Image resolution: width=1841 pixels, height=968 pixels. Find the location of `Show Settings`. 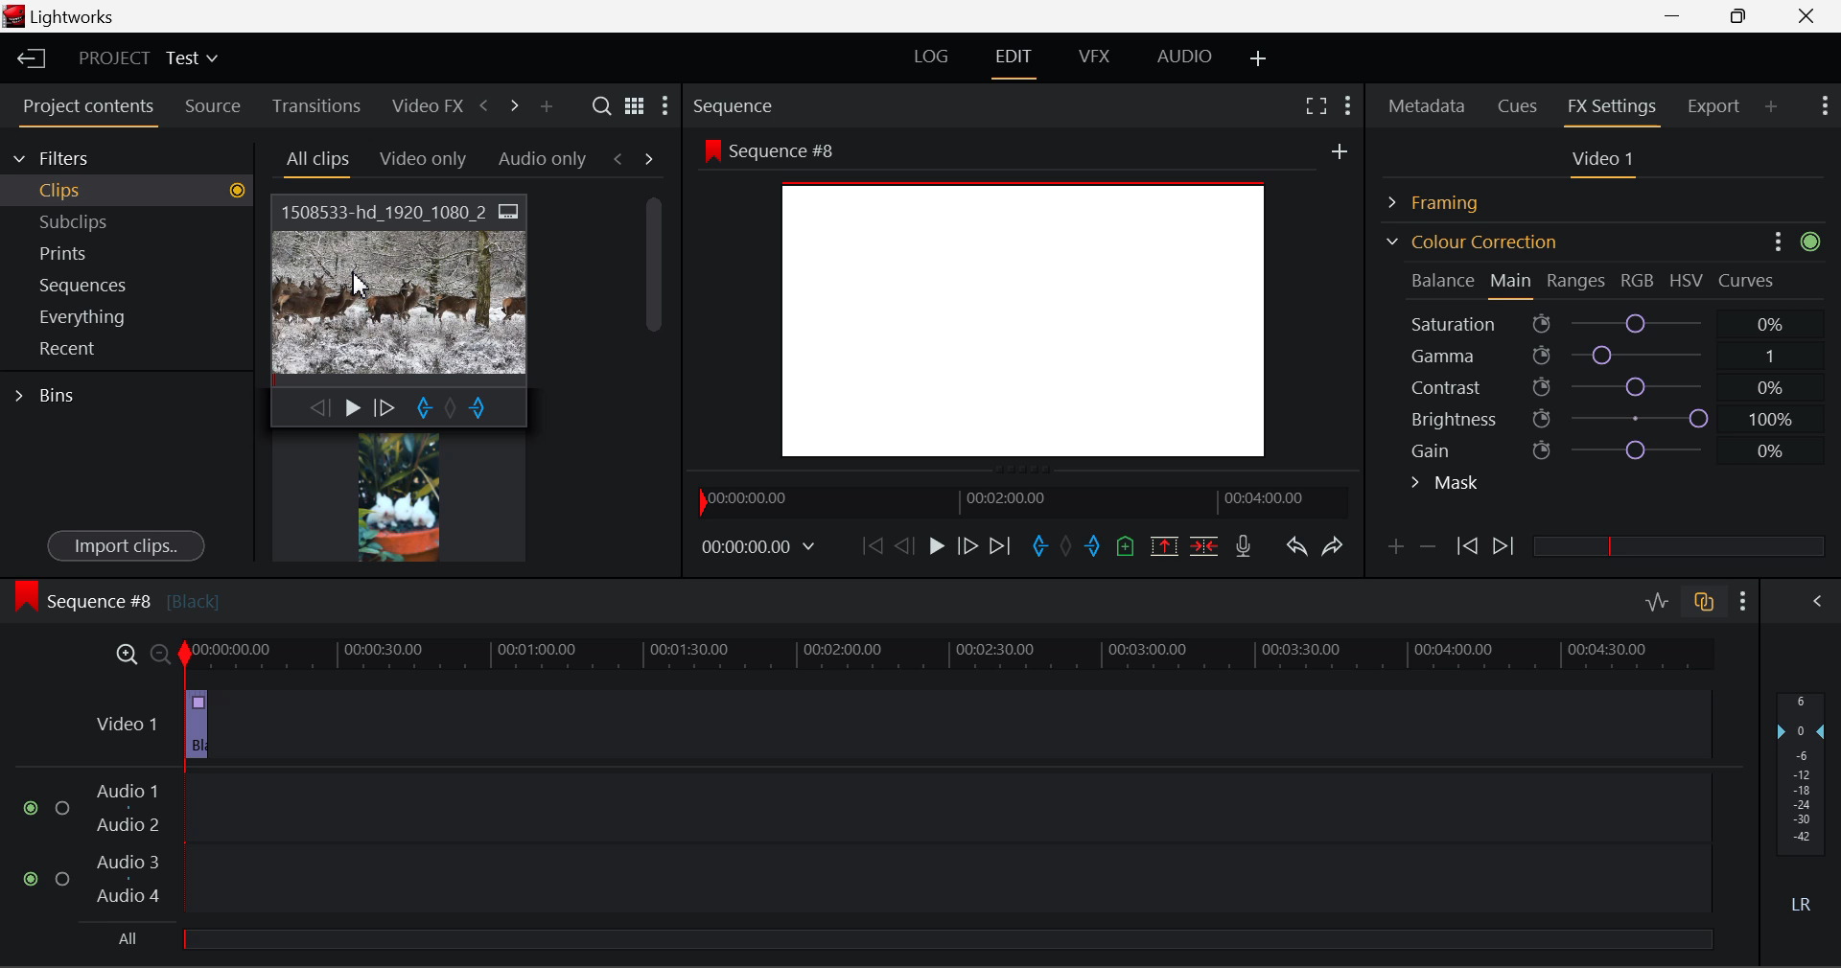

Show Settings is located at coordinates (1744, 601).